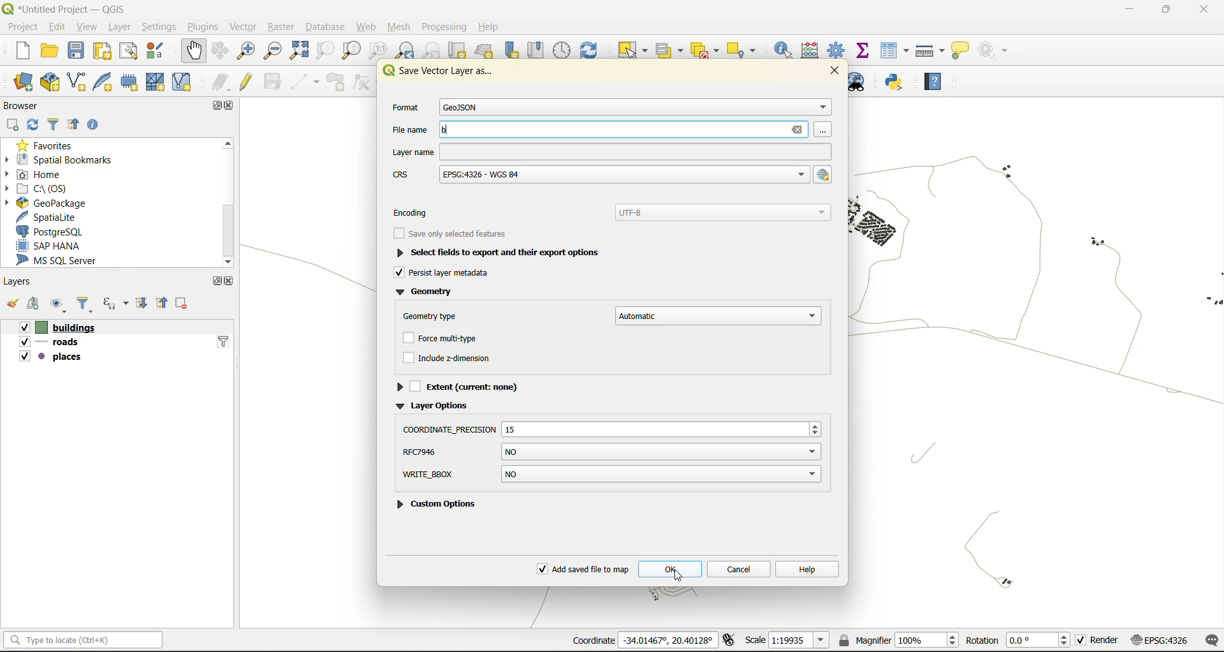  What do you see at coordinates (47, 50) in the screenshot?
I see `open` at bounding box center [47, 50].